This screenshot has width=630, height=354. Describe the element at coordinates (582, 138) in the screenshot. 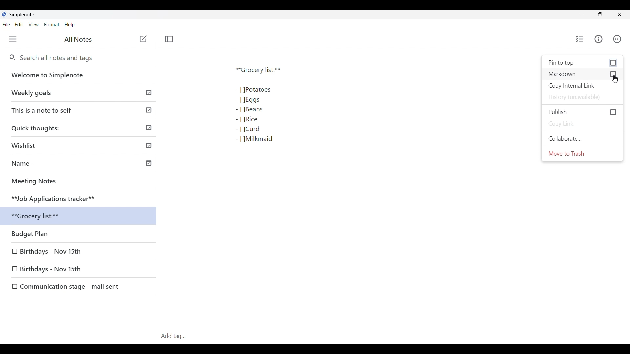

I see `Collaborate` at that location.